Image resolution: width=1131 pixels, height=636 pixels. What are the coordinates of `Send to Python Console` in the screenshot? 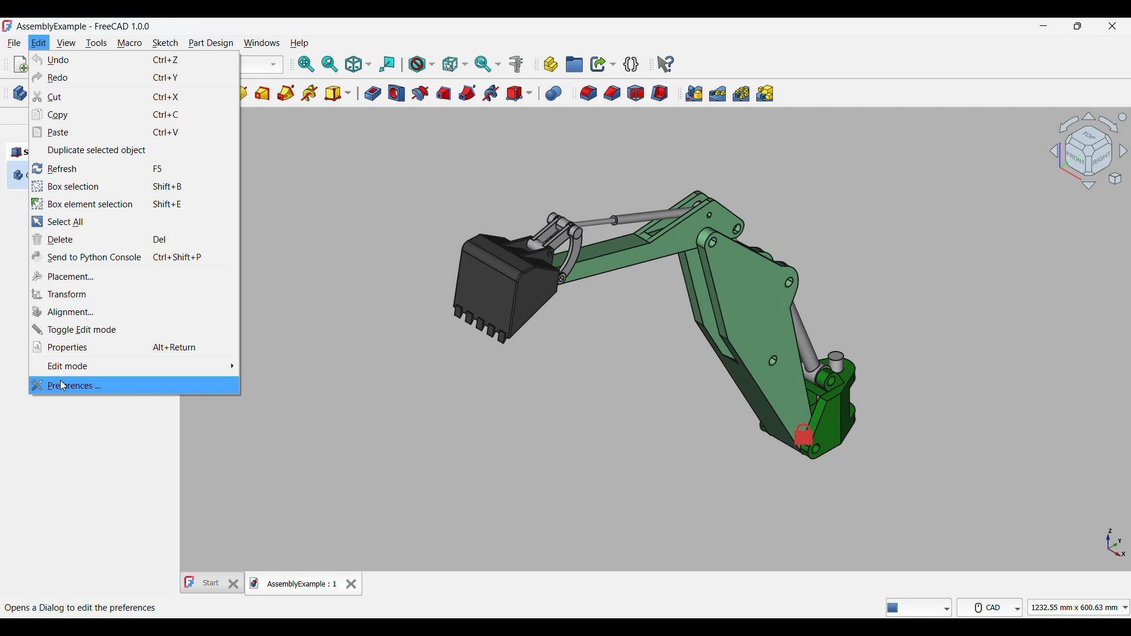 It's located at (134, 257).